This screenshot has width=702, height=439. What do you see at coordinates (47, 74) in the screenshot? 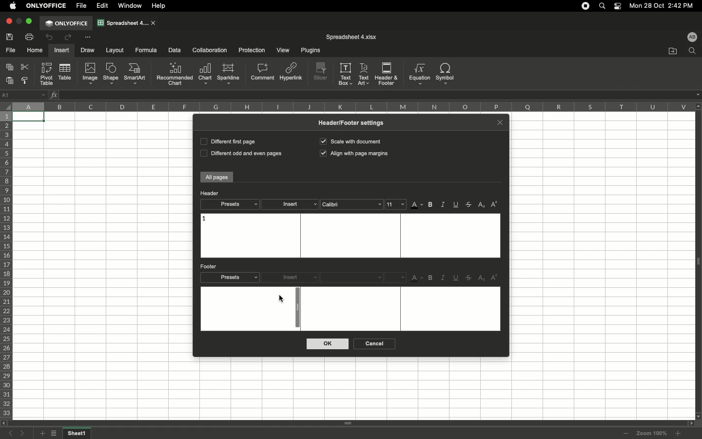
I see `Pivot table` at bounding box center [47, 74].